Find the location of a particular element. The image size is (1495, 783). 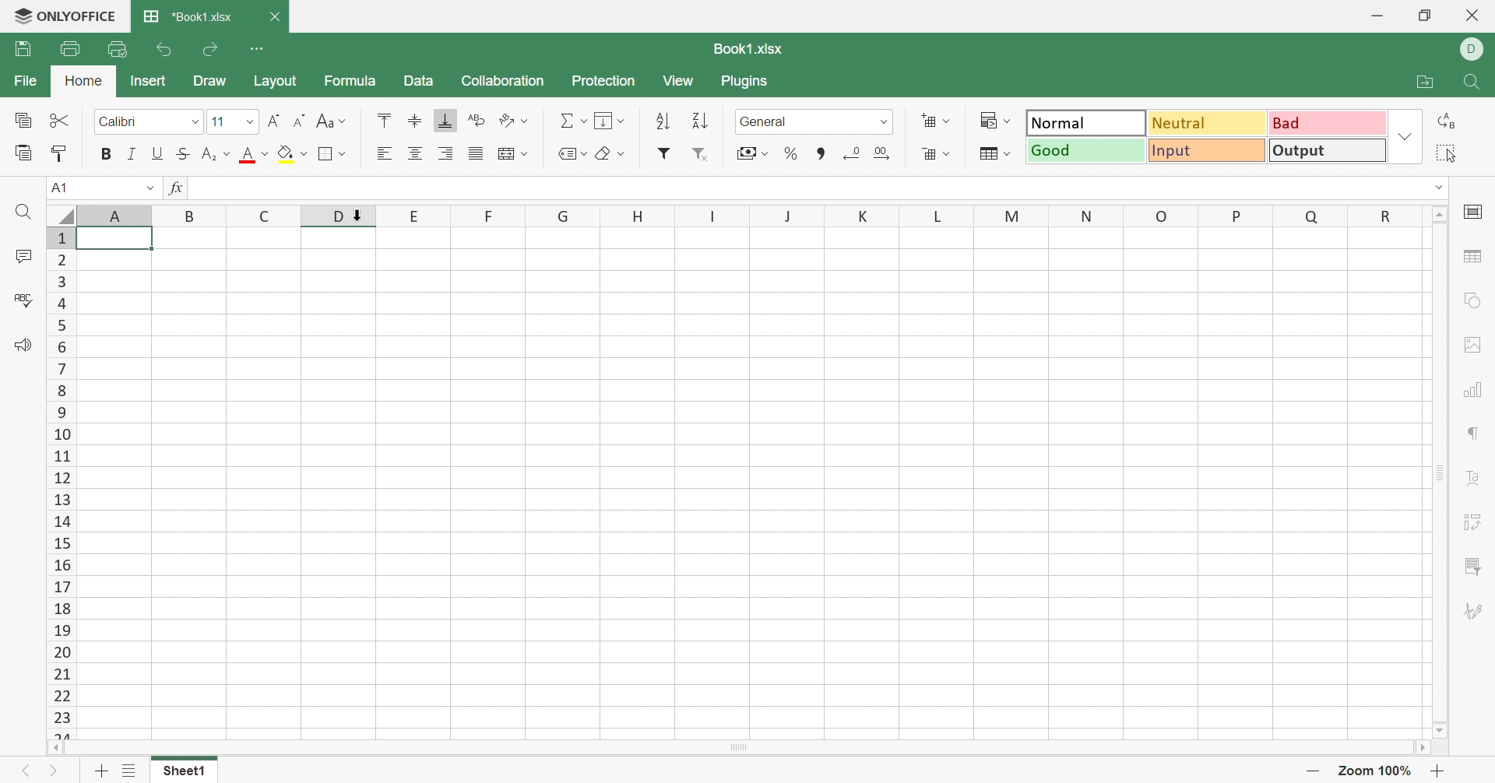

Drop Down is located at coordinates (582, 121).